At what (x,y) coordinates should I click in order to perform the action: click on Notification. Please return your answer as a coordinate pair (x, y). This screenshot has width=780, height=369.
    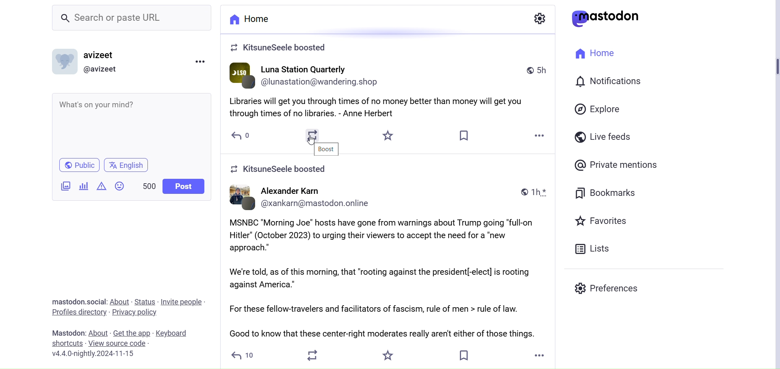
    Looking at the image, I should click on (617, 81).